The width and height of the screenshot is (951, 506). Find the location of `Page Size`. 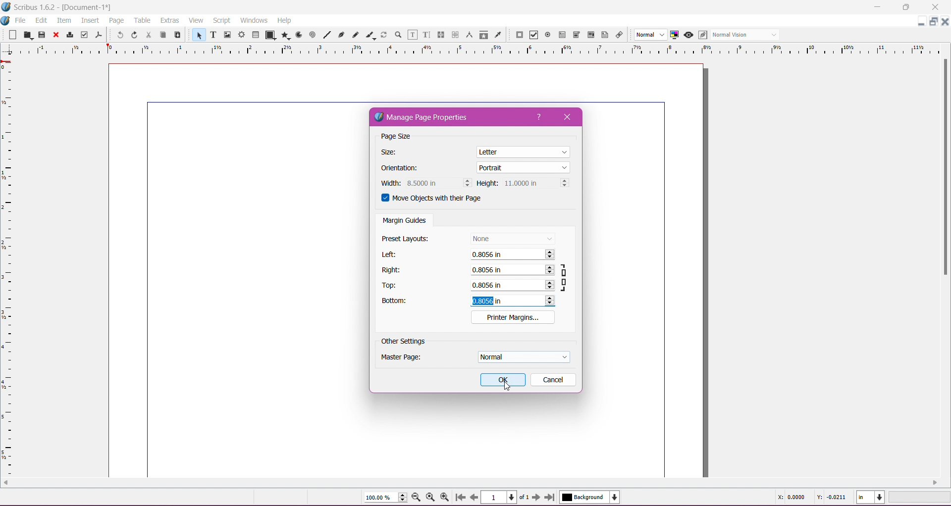

Page Size is located at coordinates (404, 137).